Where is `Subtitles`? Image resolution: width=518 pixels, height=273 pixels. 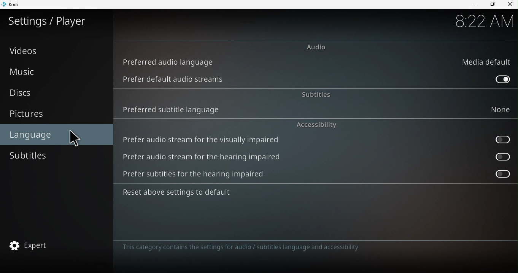 Subtitles is located at coordinates (314, 93).